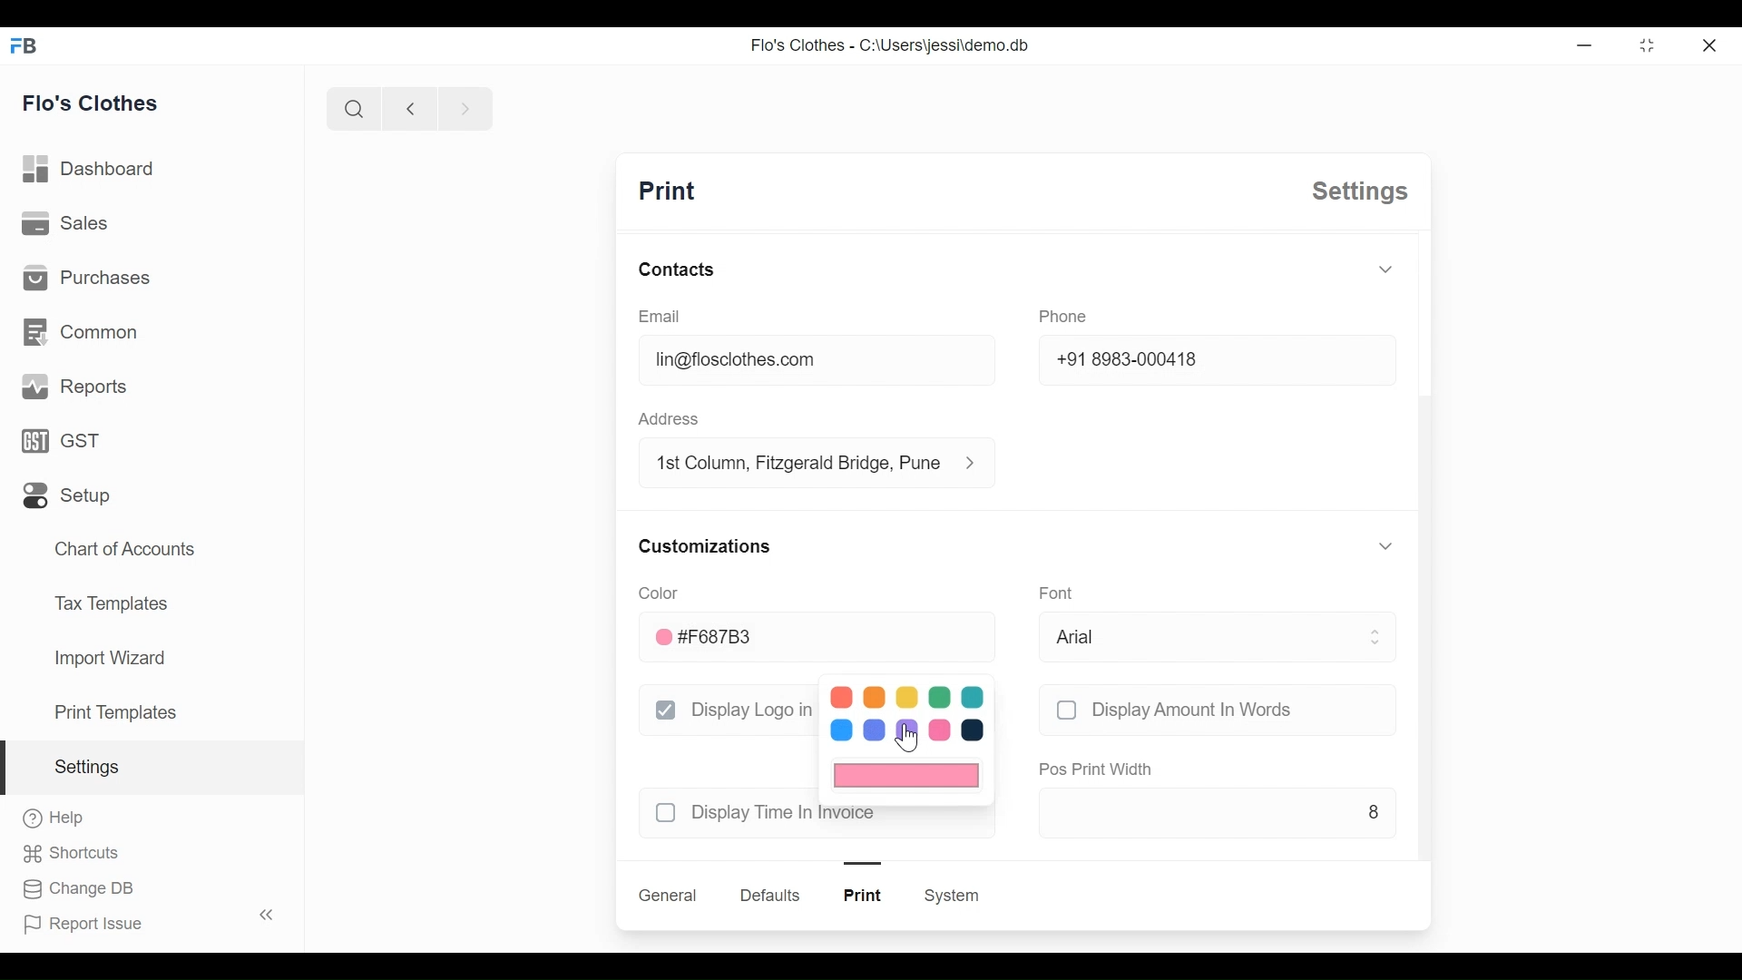  Describe the element at coordinates (797, 461) in the screenshot. I see `1st column, fitzgerald bridge, Pune` at that location.